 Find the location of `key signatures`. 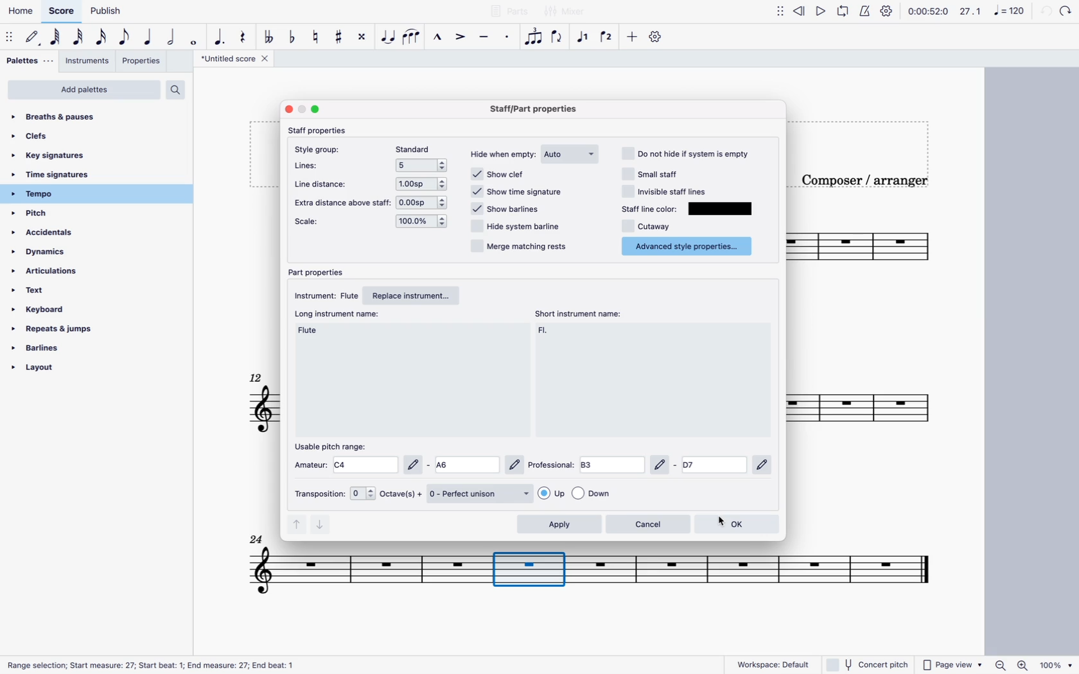

key signatures is located at coordinates (51, 157).